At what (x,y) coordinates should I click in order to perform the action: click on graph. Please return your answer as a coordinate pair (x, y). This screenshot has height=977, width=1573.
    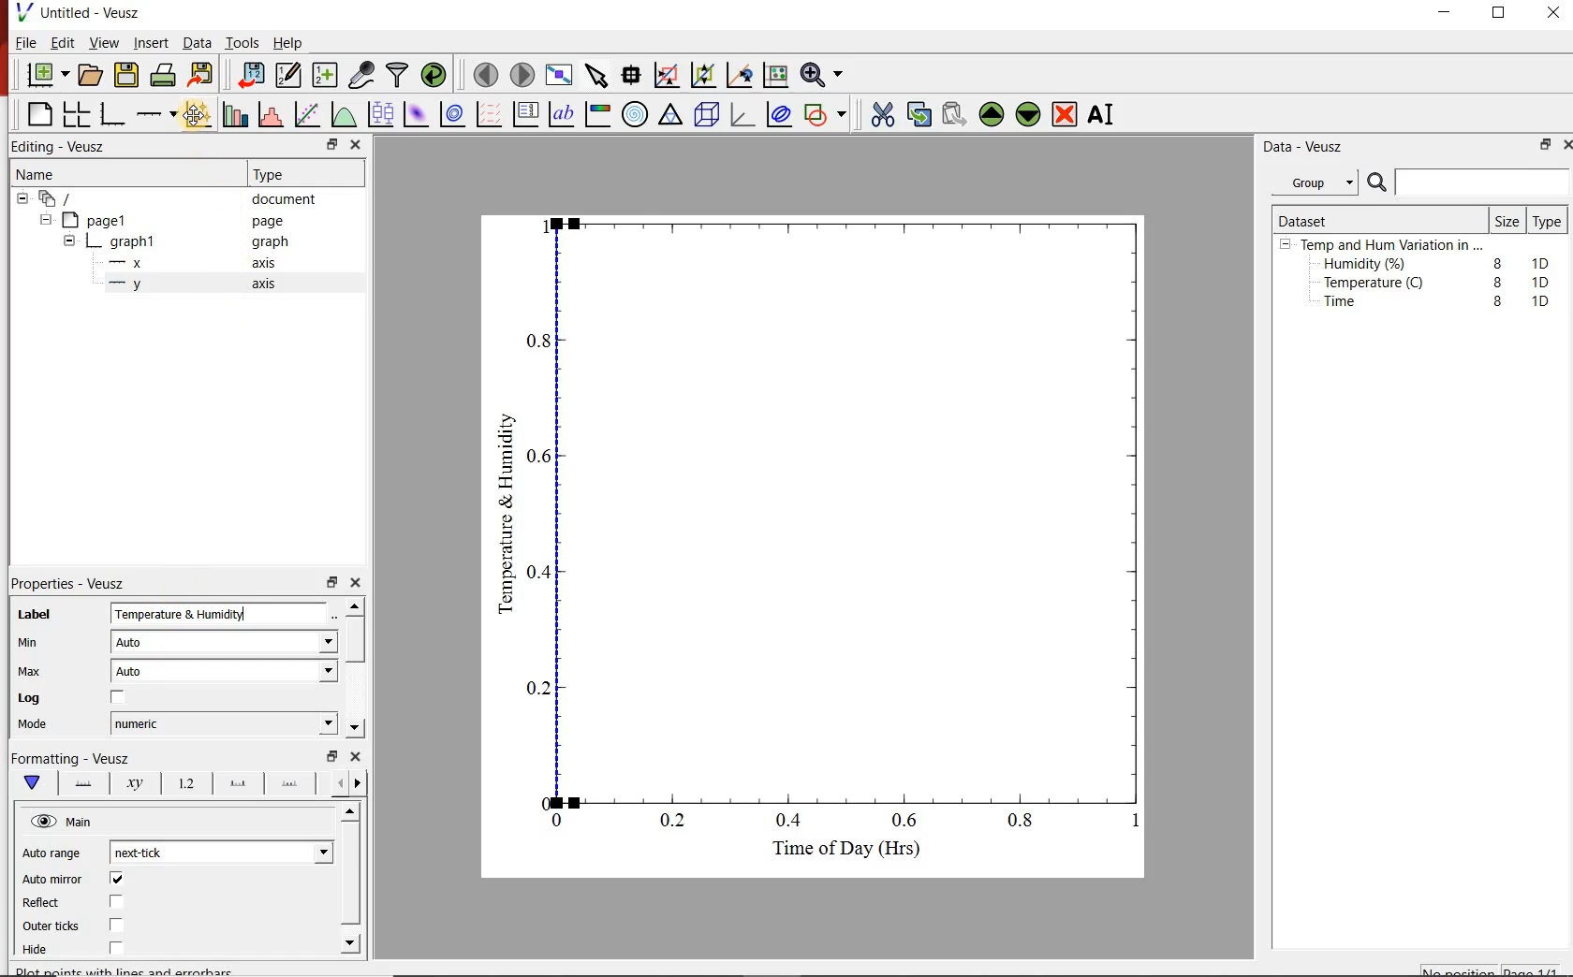
    Looking at the image, I should click on (270, 243).